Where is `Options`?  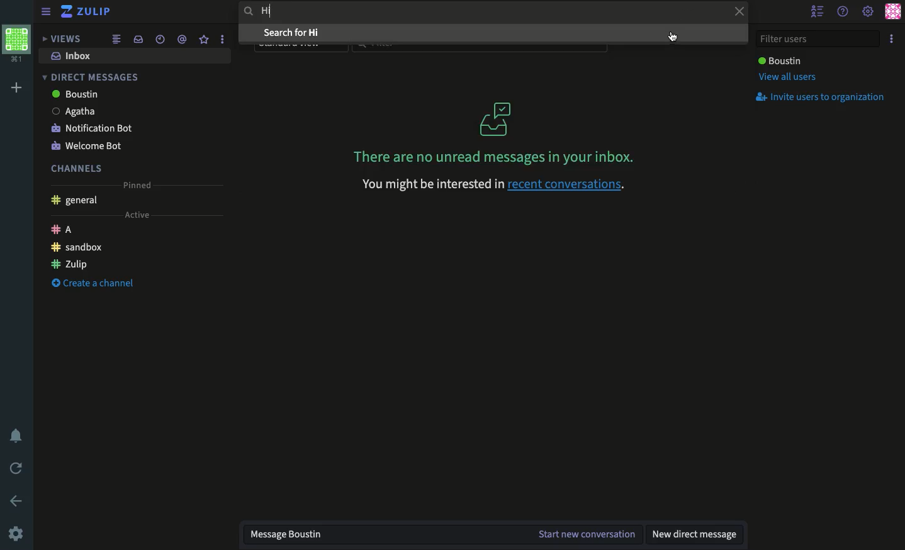
Options is located at coordinates (221, 39).